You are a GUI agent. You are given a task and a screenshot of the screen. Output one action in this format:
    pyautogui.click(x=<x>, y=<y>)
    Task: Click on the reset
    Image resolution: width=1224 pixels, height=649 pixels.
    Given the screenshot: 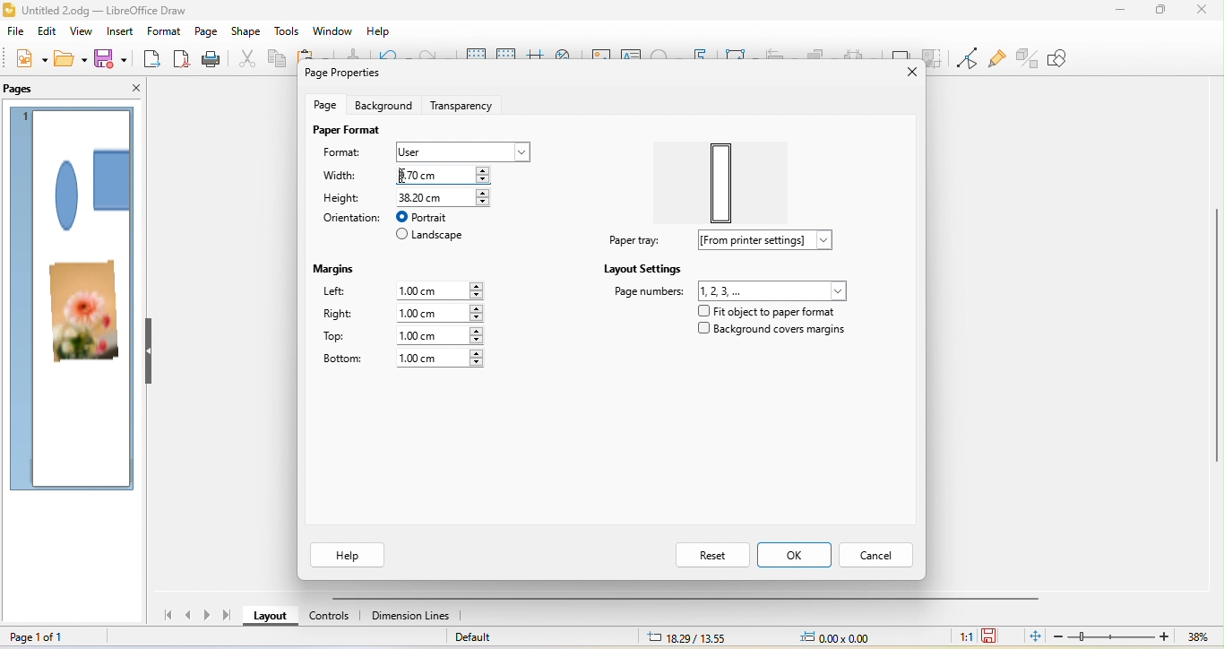 What is the action you would take?
    pyautogui.click(x=712, y=555)
    